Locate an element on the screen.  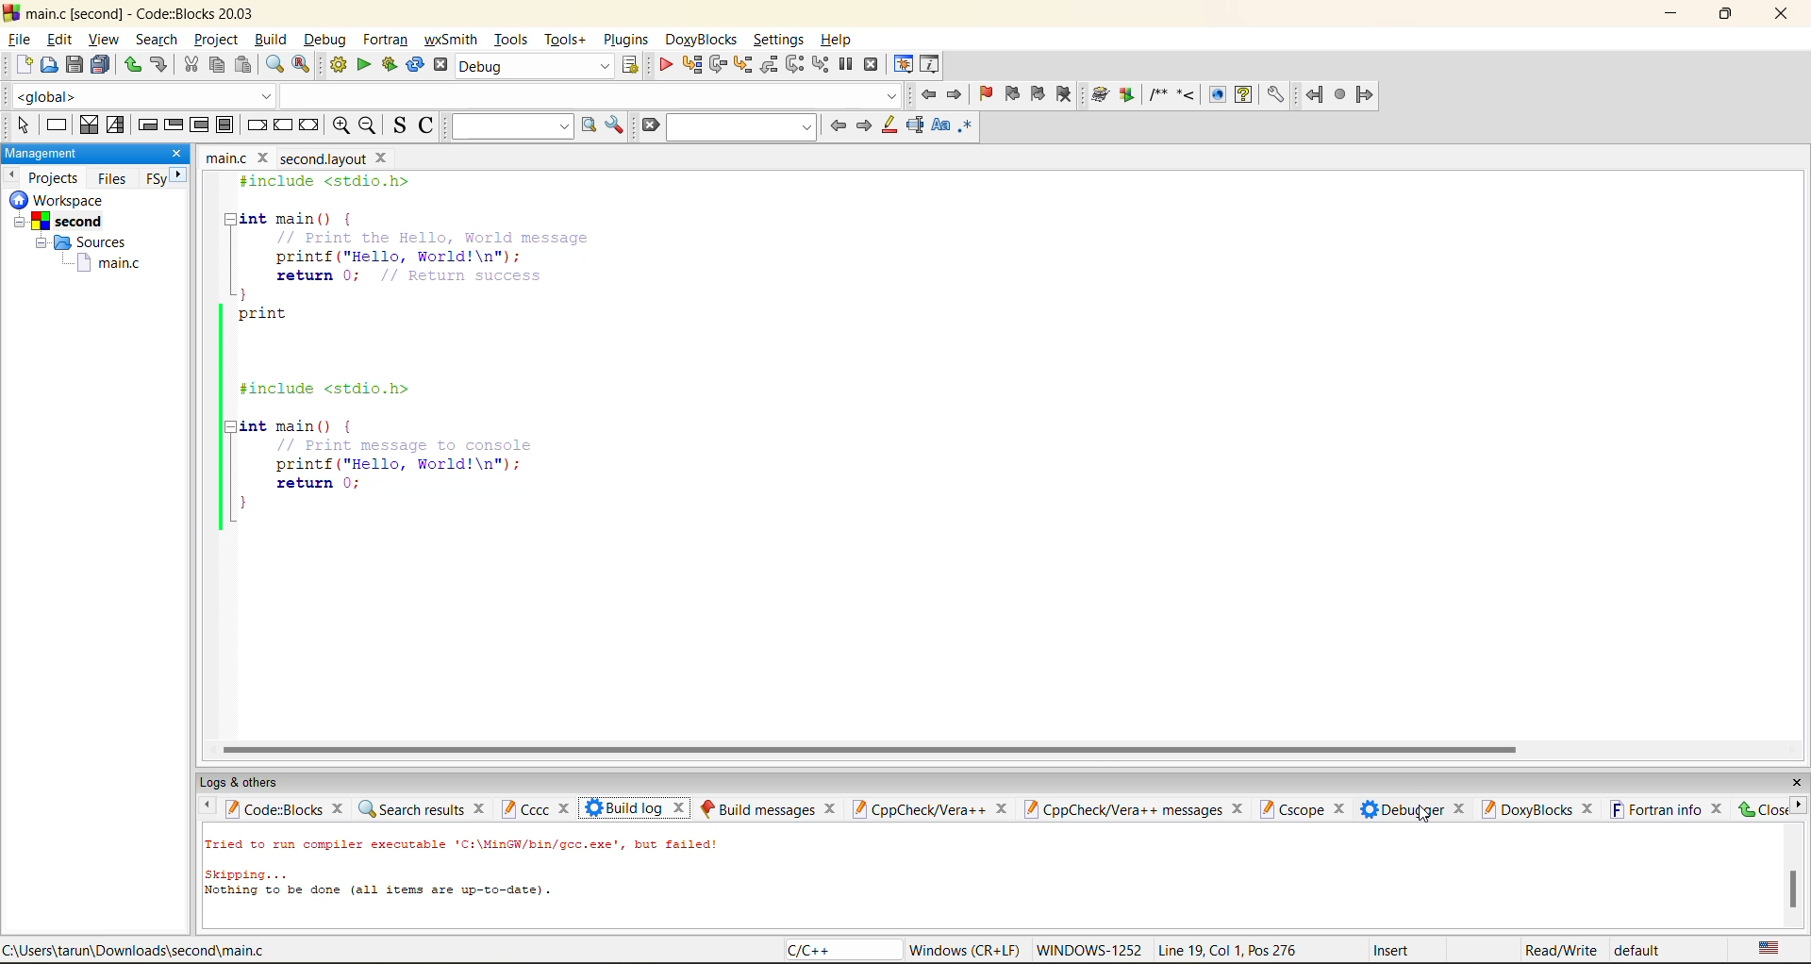
FSy next is located at coordinates (165, 177).